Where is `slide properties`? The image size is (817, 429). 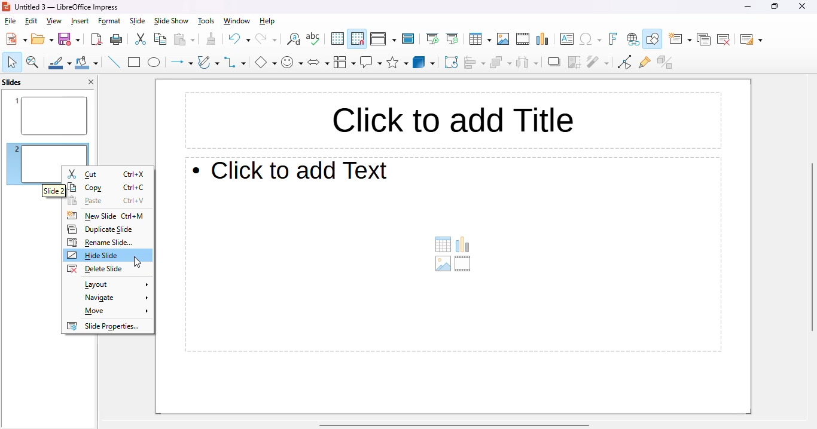
slide properties is located at coordinates (104, 326).